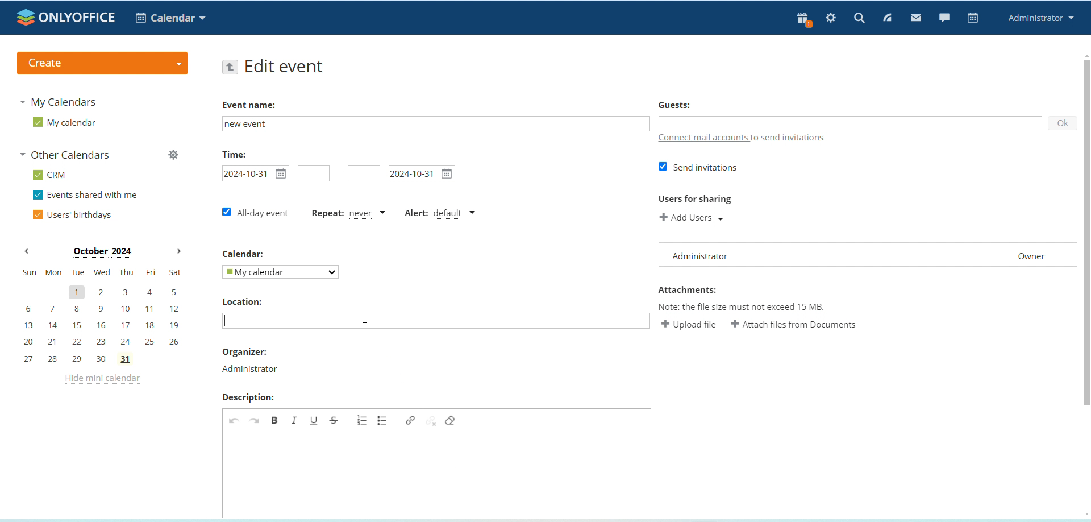  What do you see at coordinates (431, 420) in the screenshot?
I see `unlink` at bounding box center [431, 420].